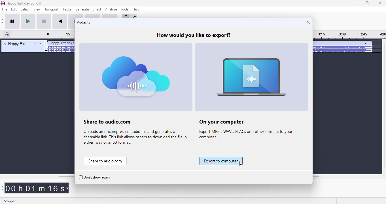  What do you see at coordinates (65, 177) in the screenshot?
I see `horizontal scroll bar` at bounding box center [65, 177].